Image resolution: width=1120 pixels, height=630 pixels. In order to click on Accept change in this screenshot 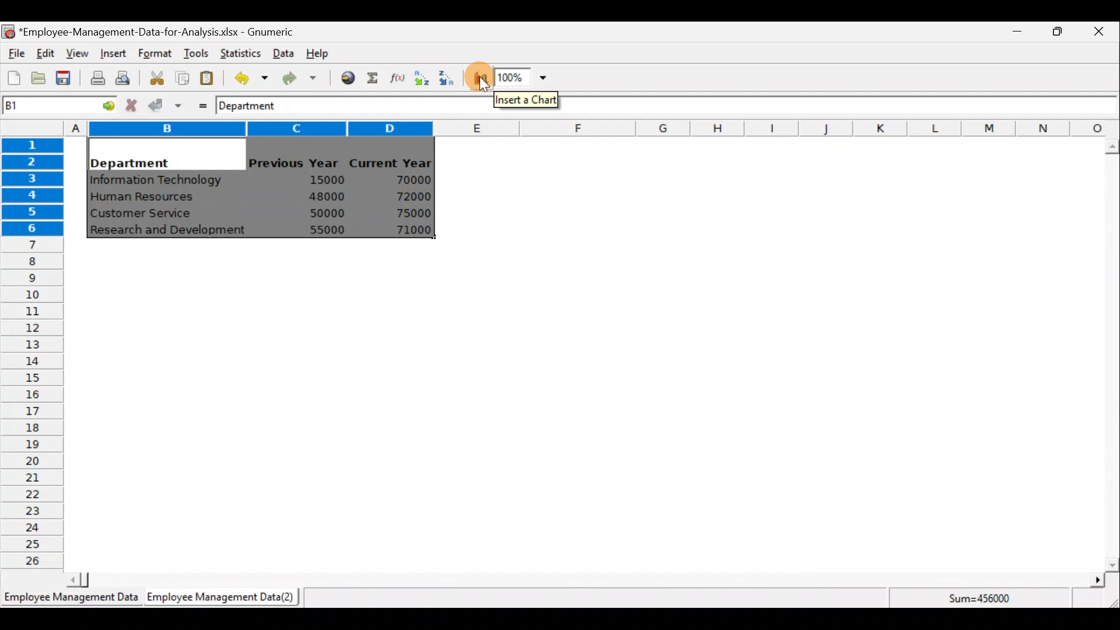, I will do `click(165, 104)`.